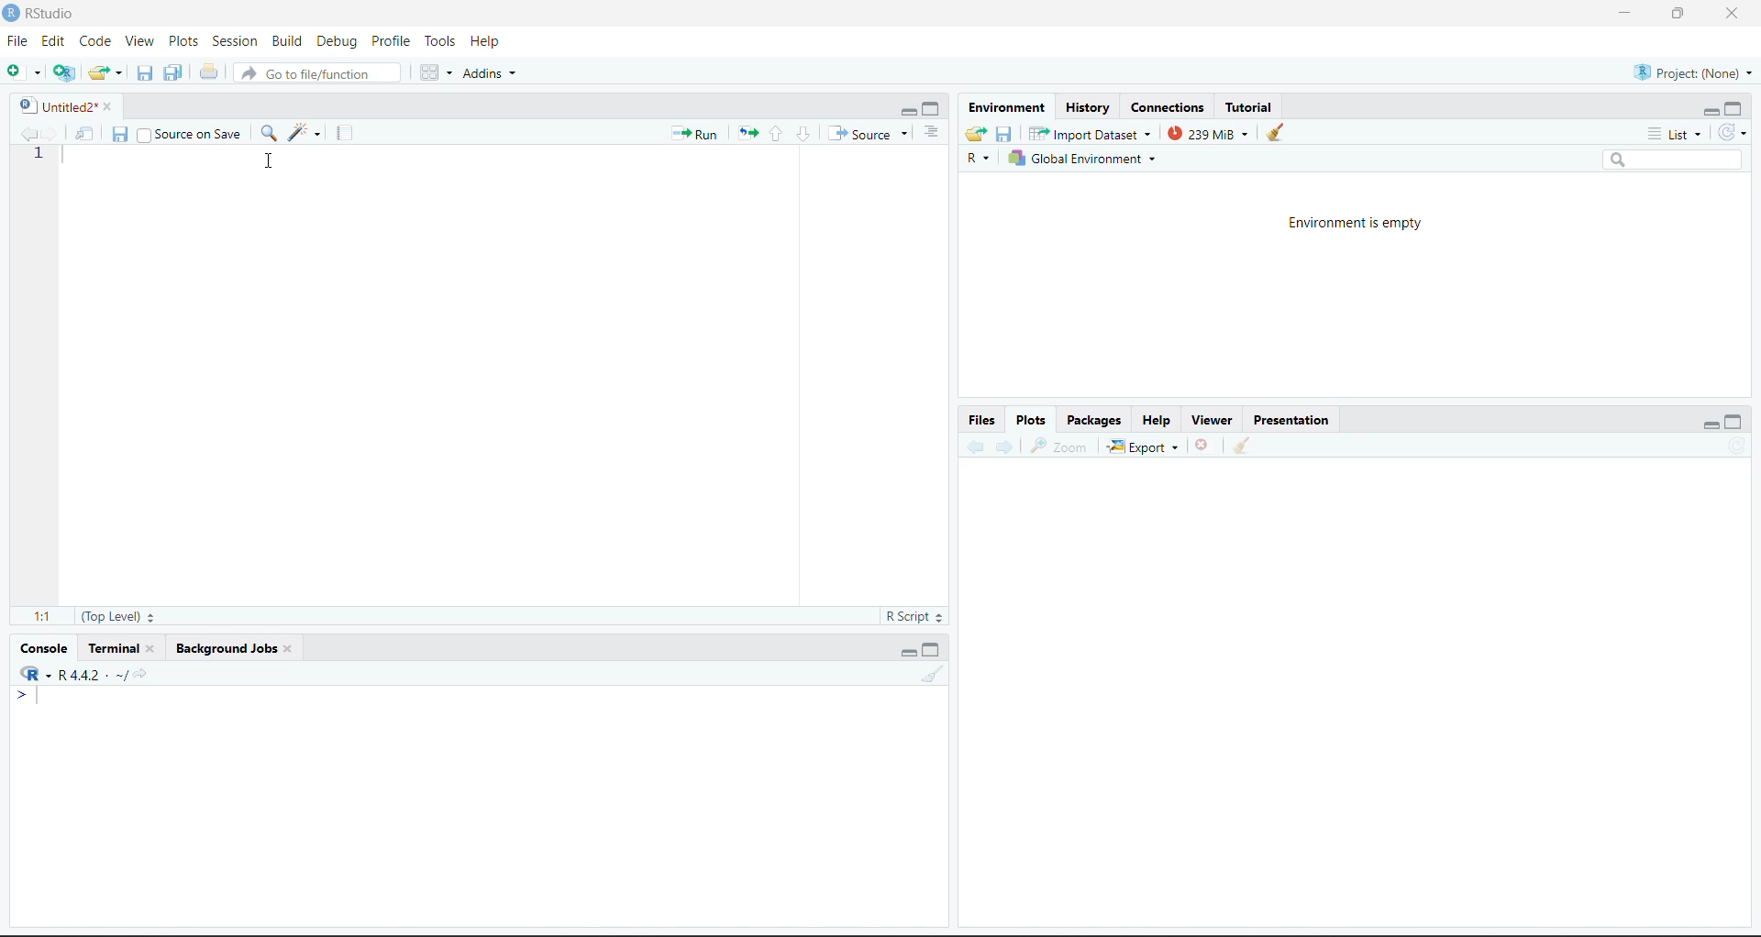  Describe the element at coordinates (94, 676) in the screenshot. I see `R.4.4.2~/` at that location.